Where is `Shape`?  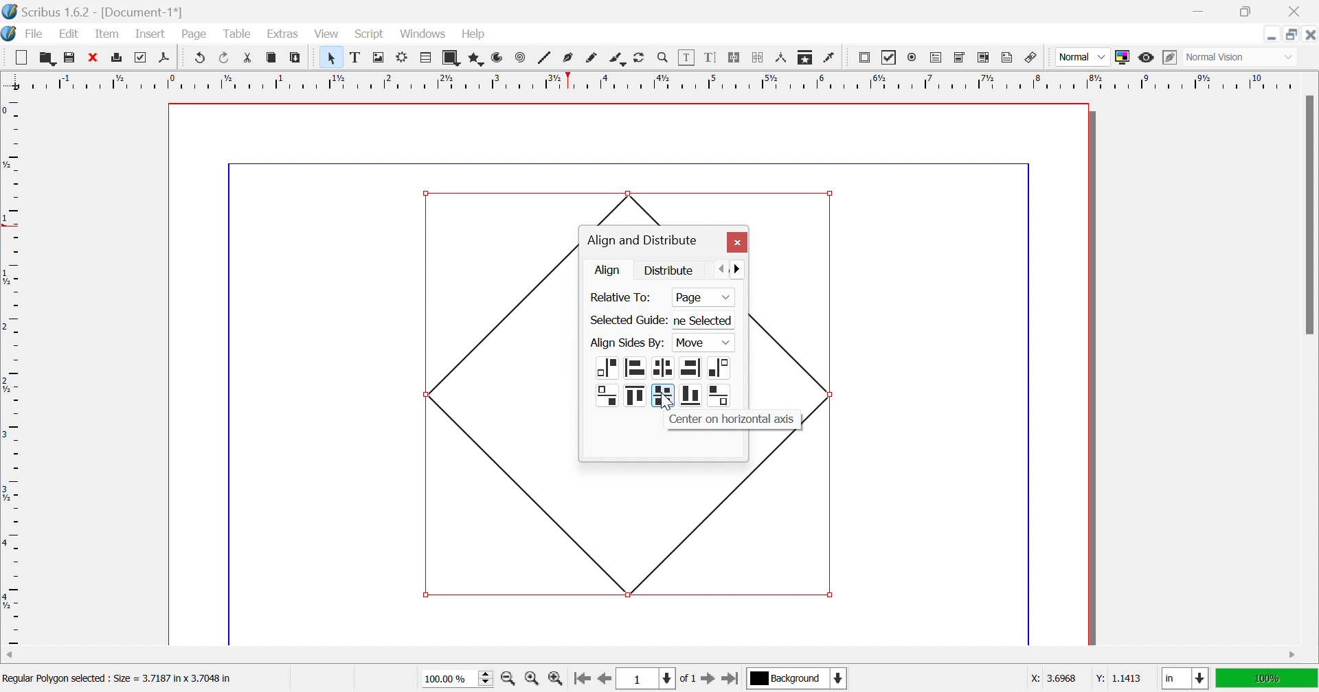 Shape is located at coordinates (453, 58).